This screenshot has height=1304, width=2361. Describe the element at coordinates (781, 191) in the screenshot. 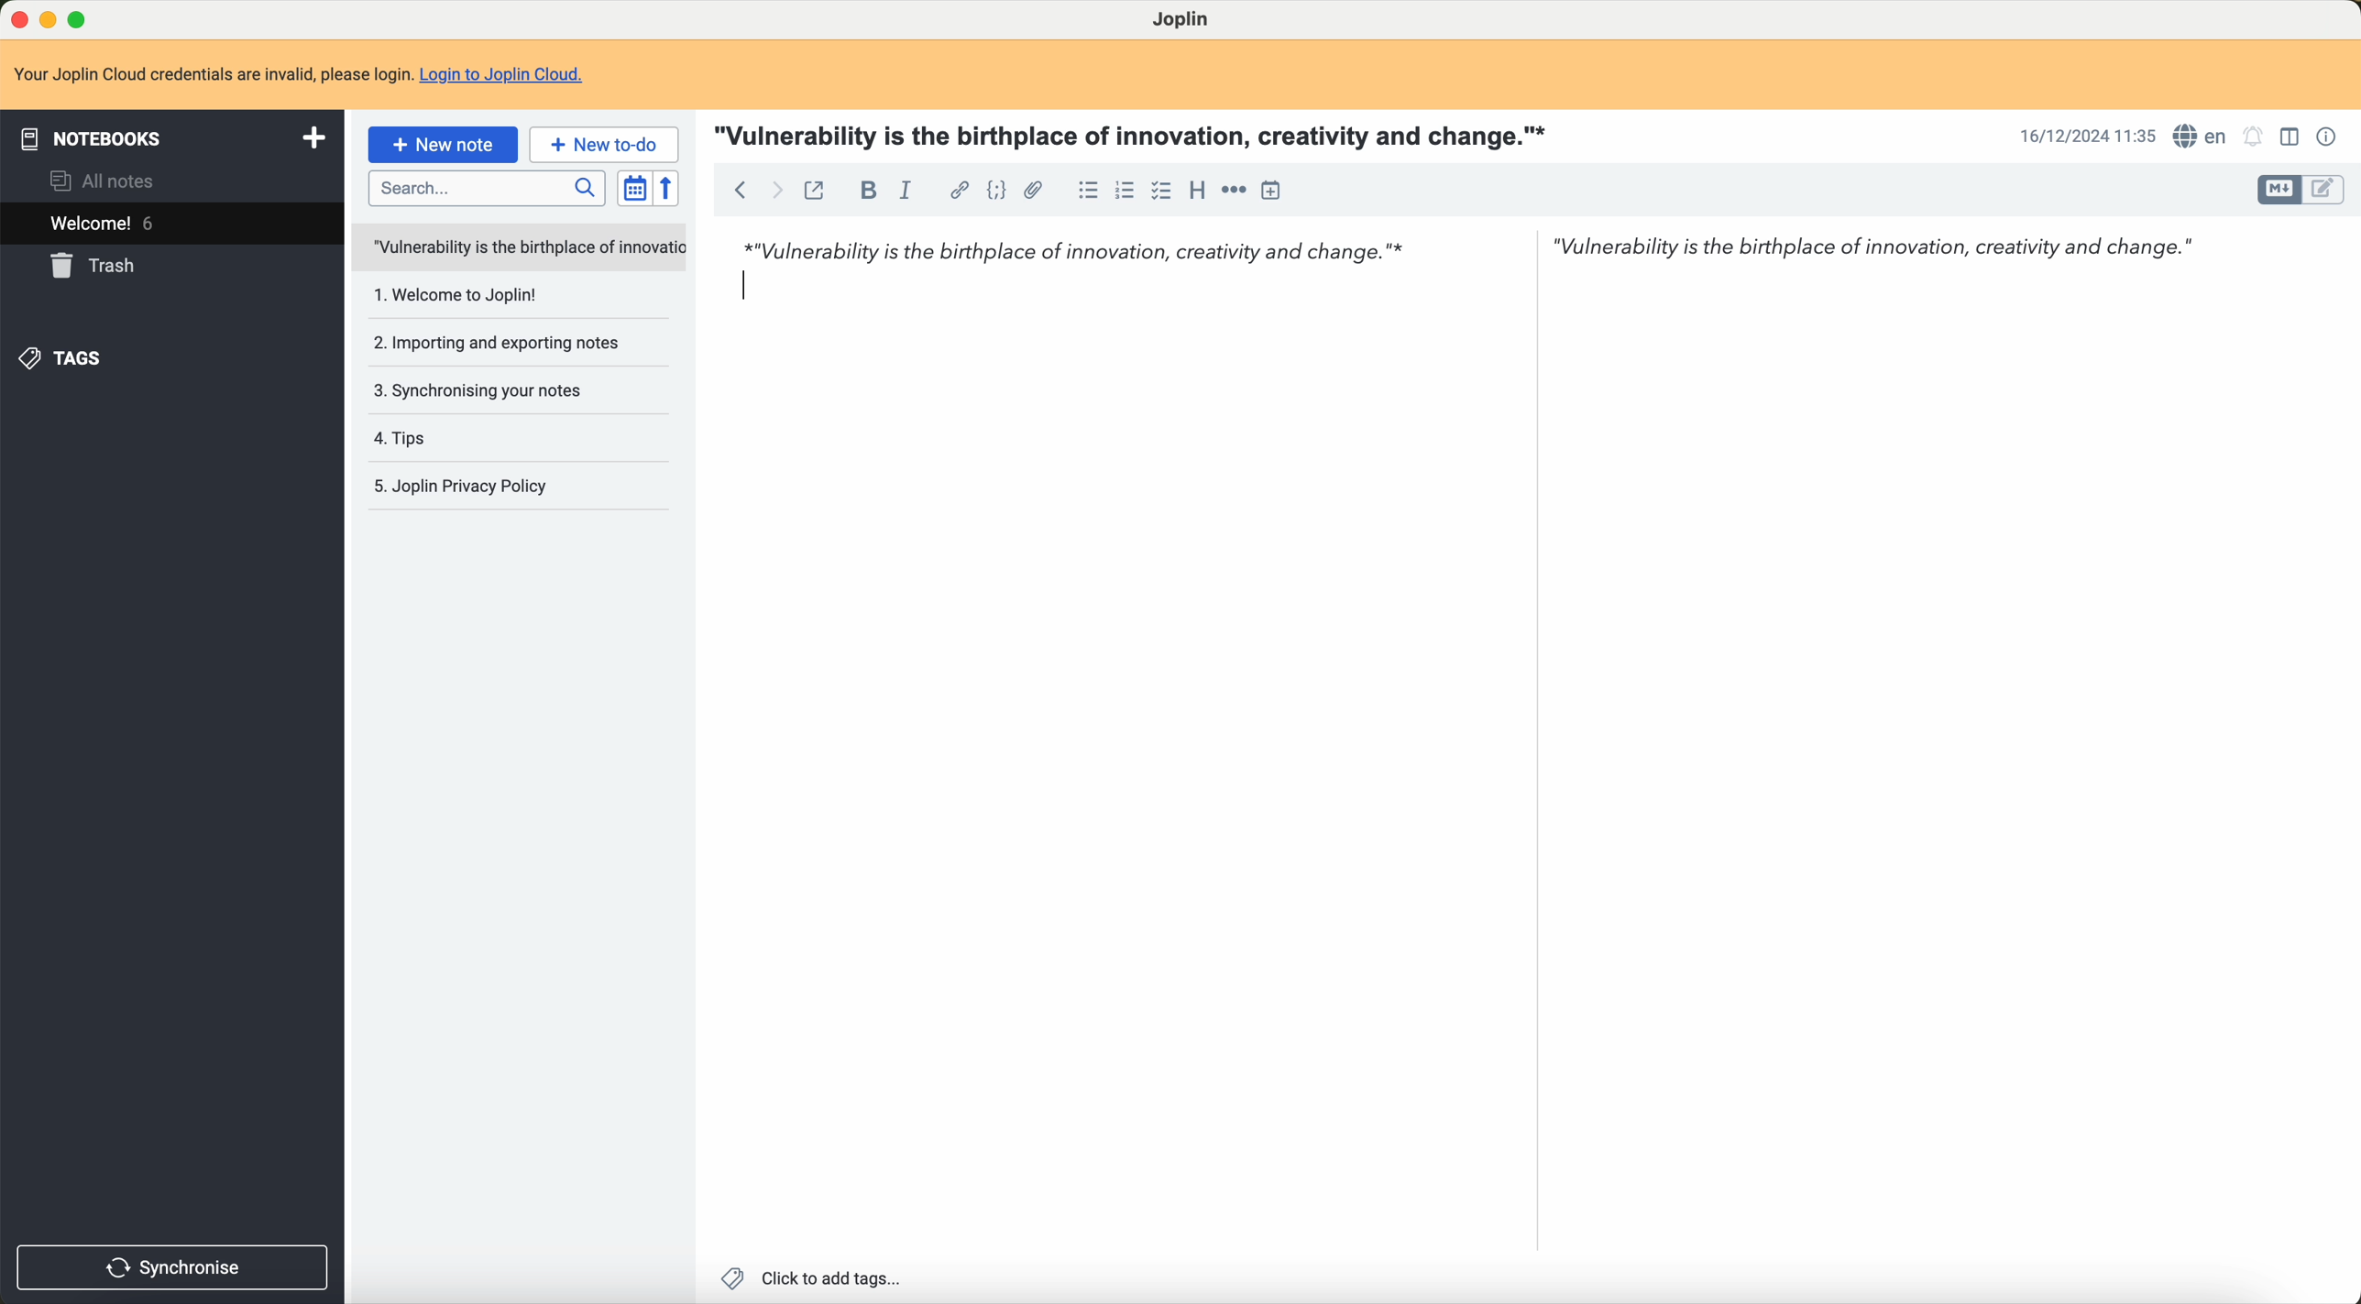

I see `foward` at that location.